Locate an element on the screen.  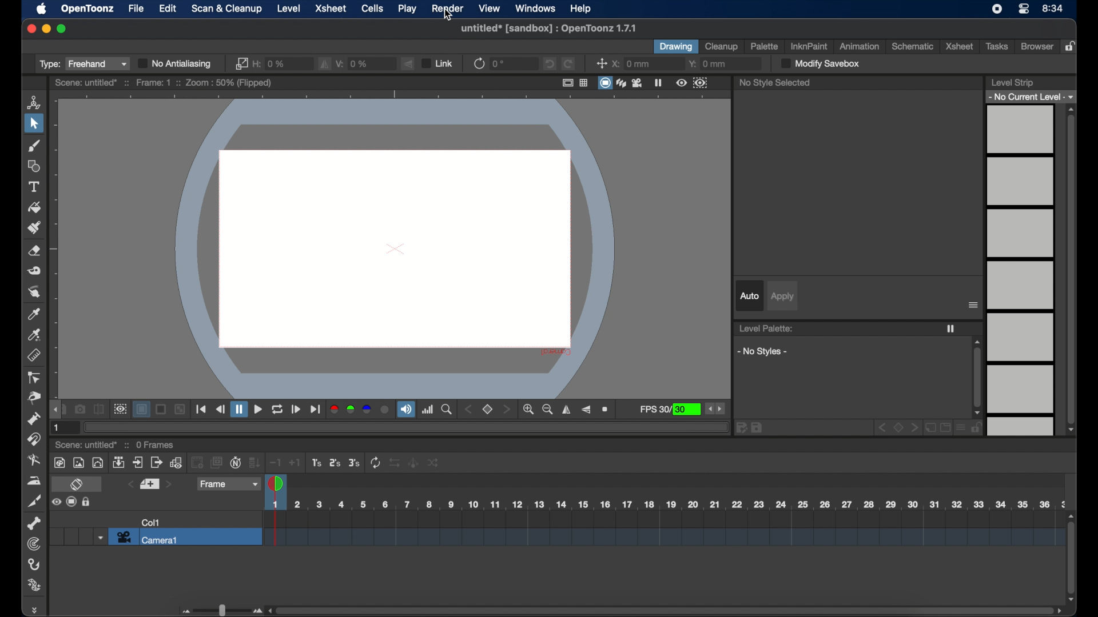
 is located at coordinates (198, 462).